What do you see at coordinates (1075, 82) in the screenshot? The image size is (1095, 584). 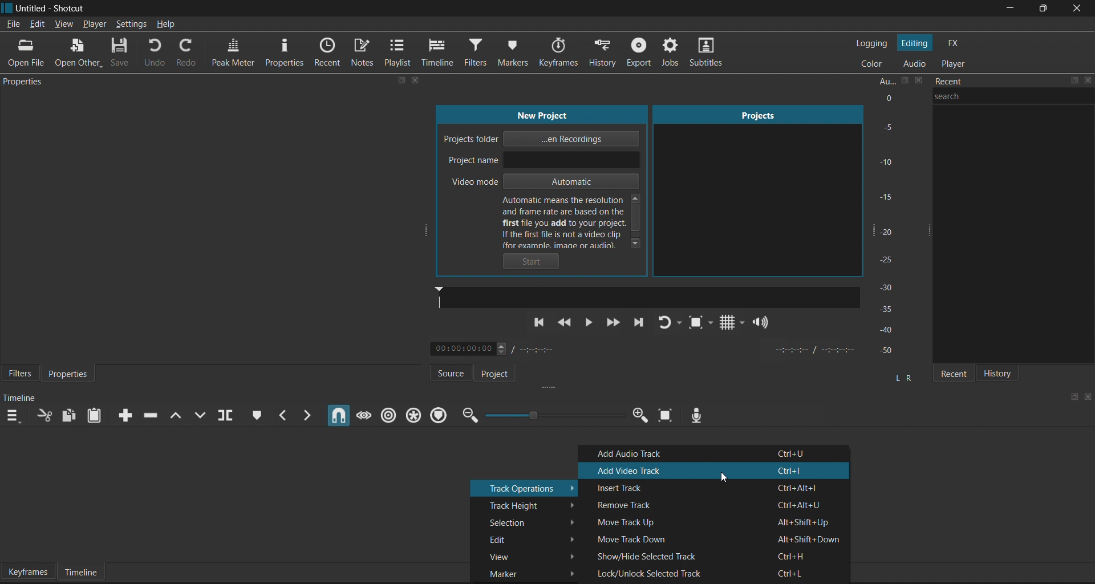 I see `maximize` at bounding box center [1075, 82].